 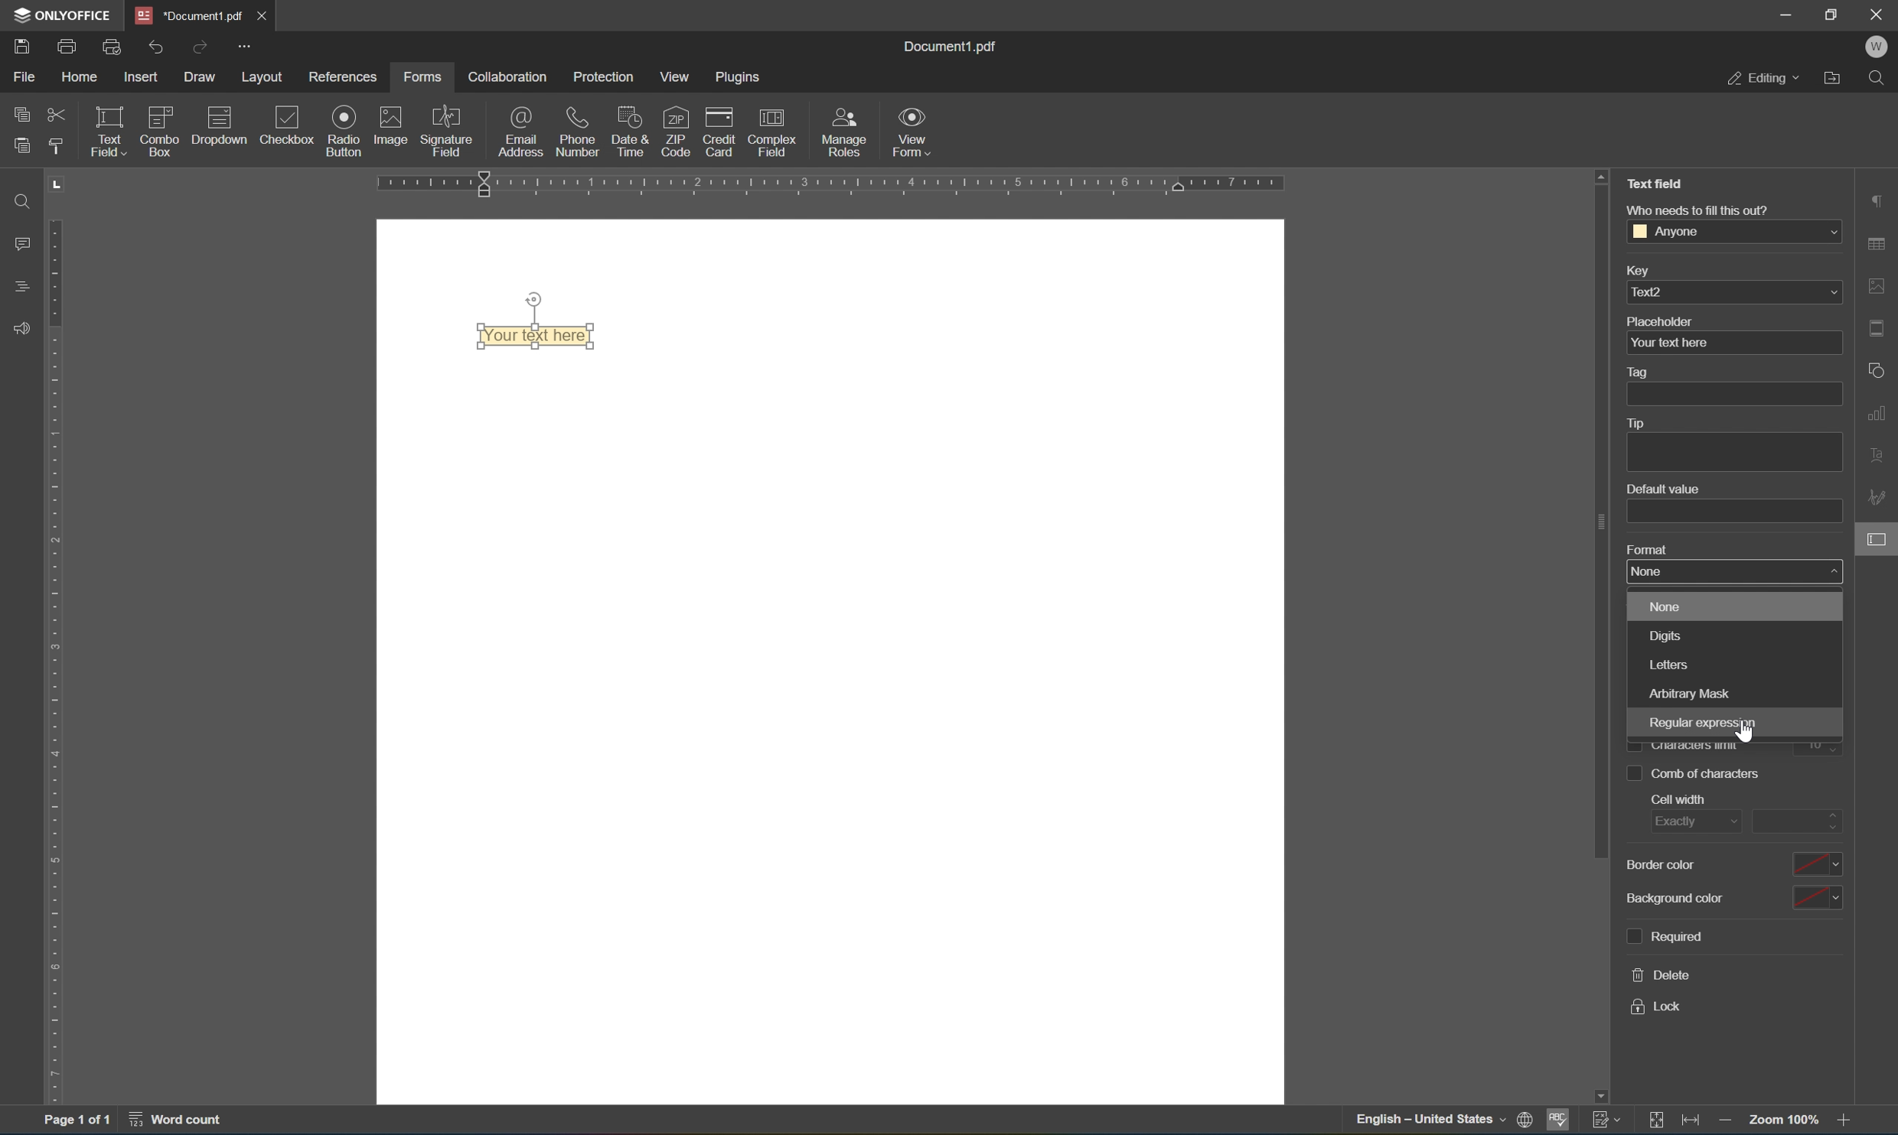 What do you see at coordinates (105, 129) in the screenshot?
I see `text field` at bounding box center [105, 129].